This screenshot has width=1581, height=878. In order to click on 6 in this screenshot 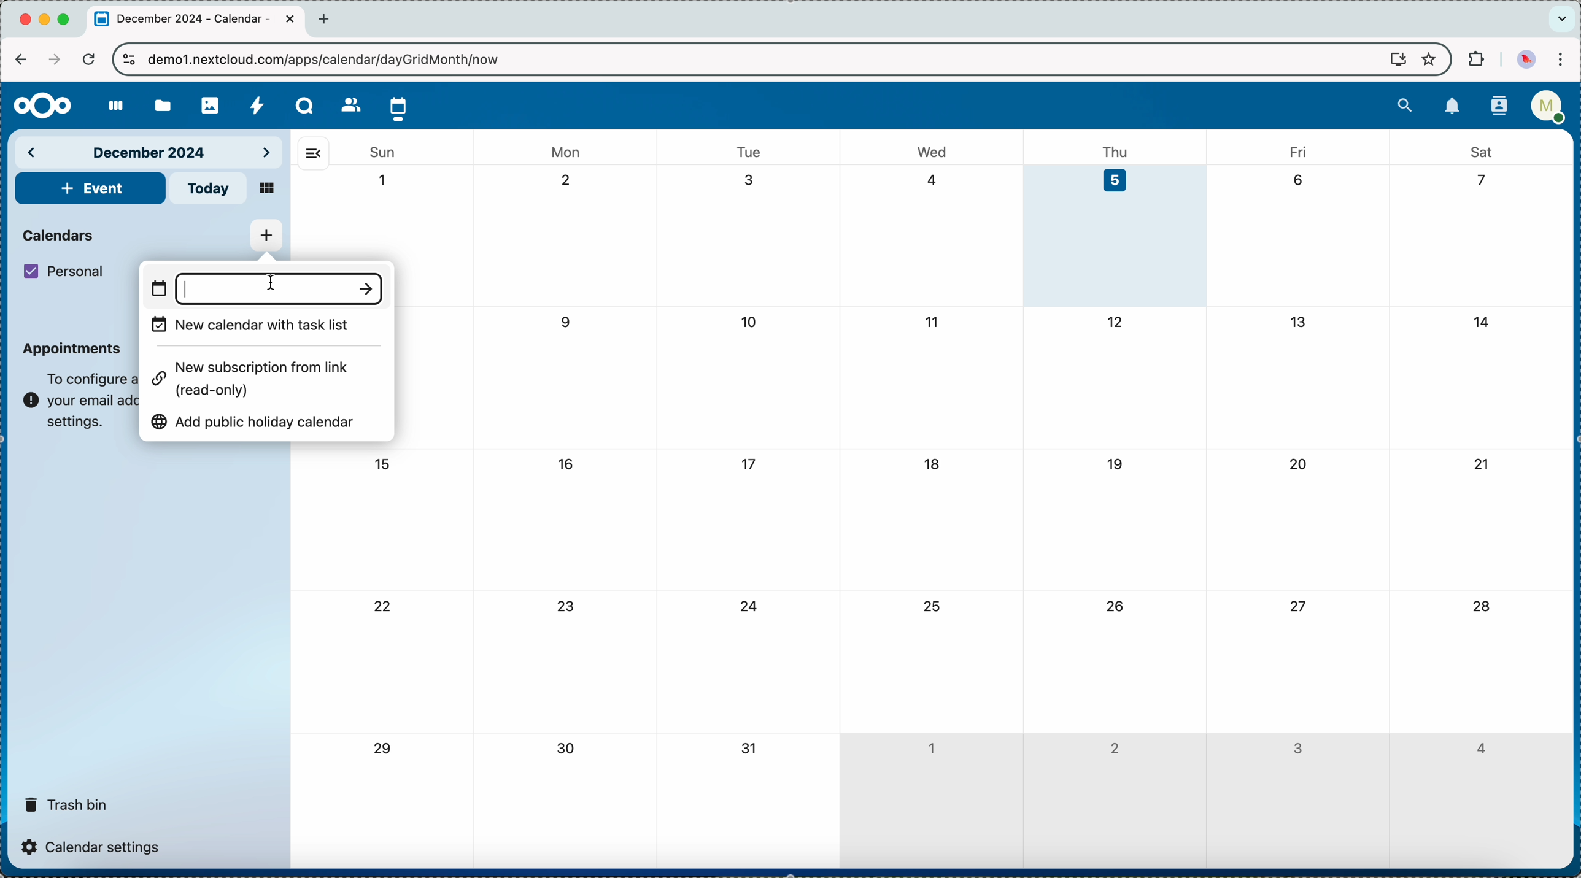, I will do `click(1298, 178)`.